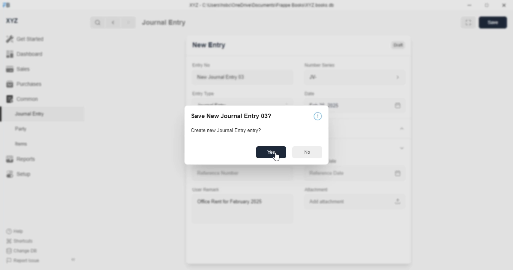 The width and height of the screenshot is (513, 270). I want to click on reference number, so click(243, 173).